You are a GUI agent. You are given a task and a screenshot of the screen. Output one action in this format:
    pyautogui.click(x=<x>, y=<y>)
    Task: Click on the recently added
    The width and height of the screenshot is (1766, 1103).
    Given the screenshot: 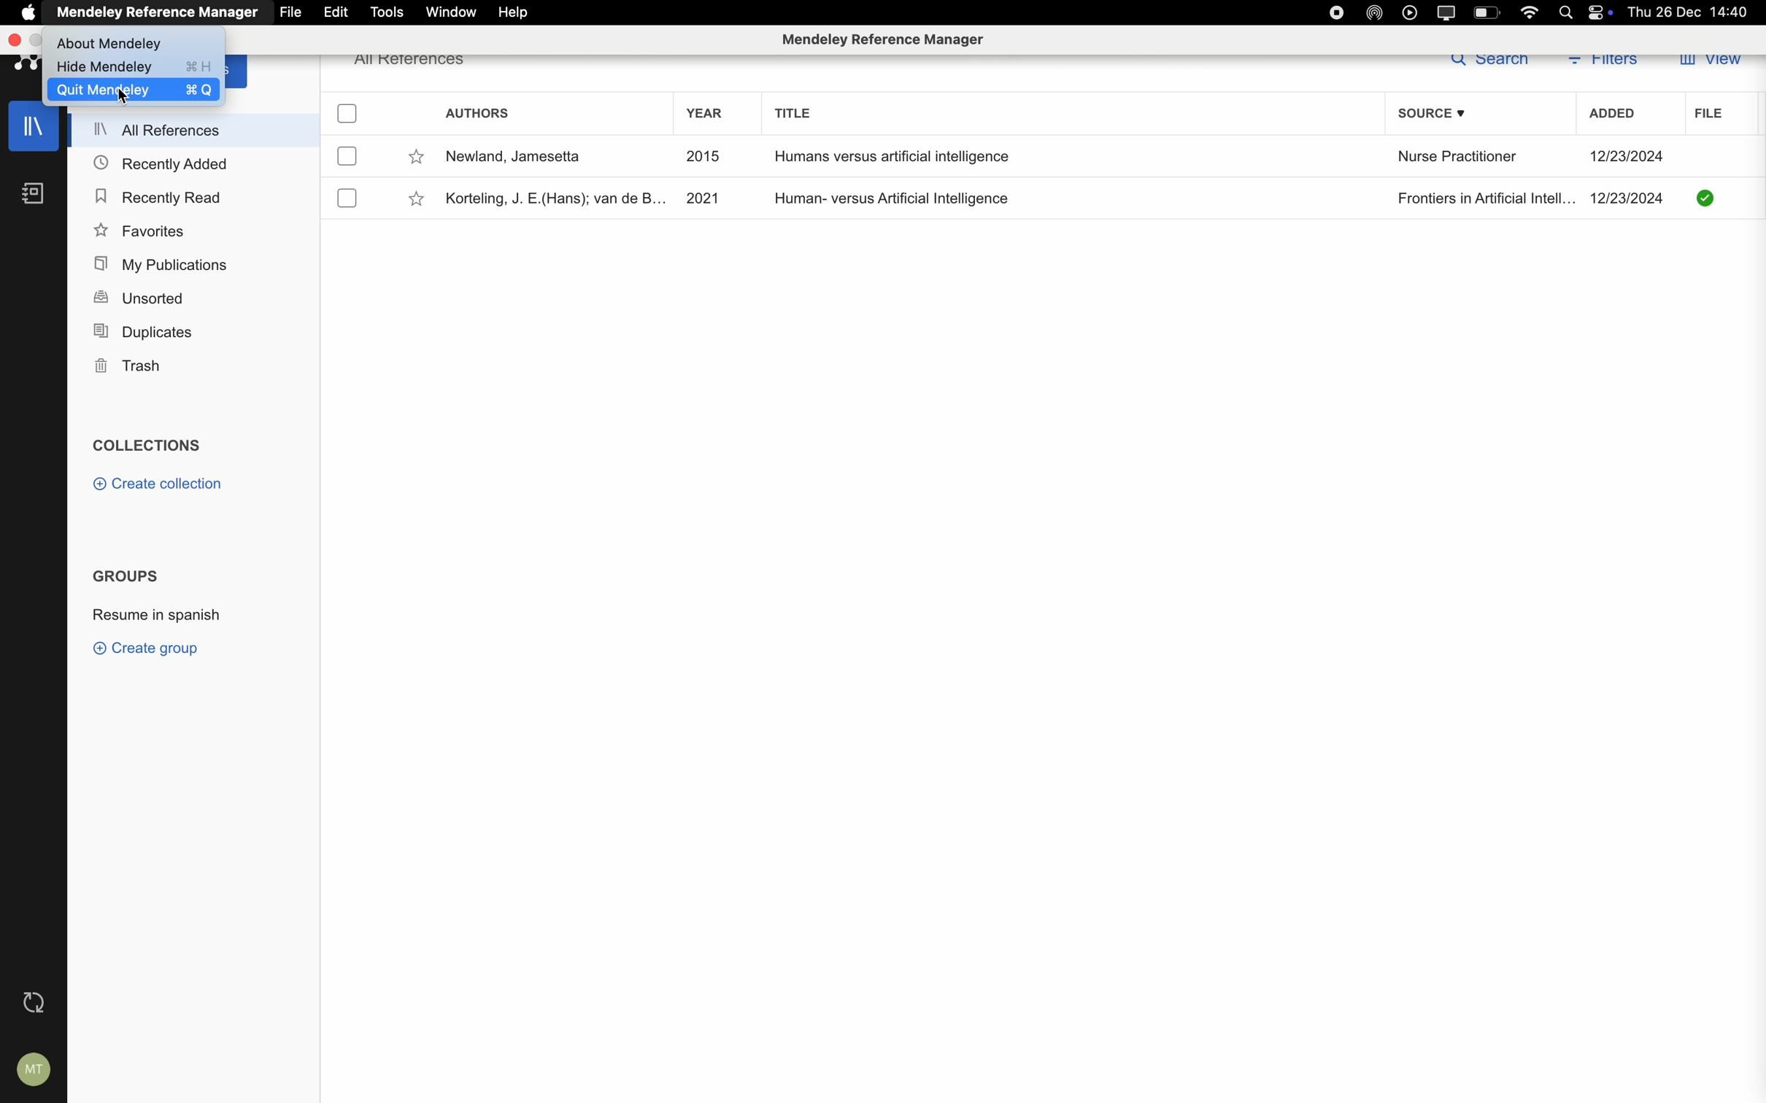 What is the action you would take?
    pyautogui.click(x=163, y=161)
    